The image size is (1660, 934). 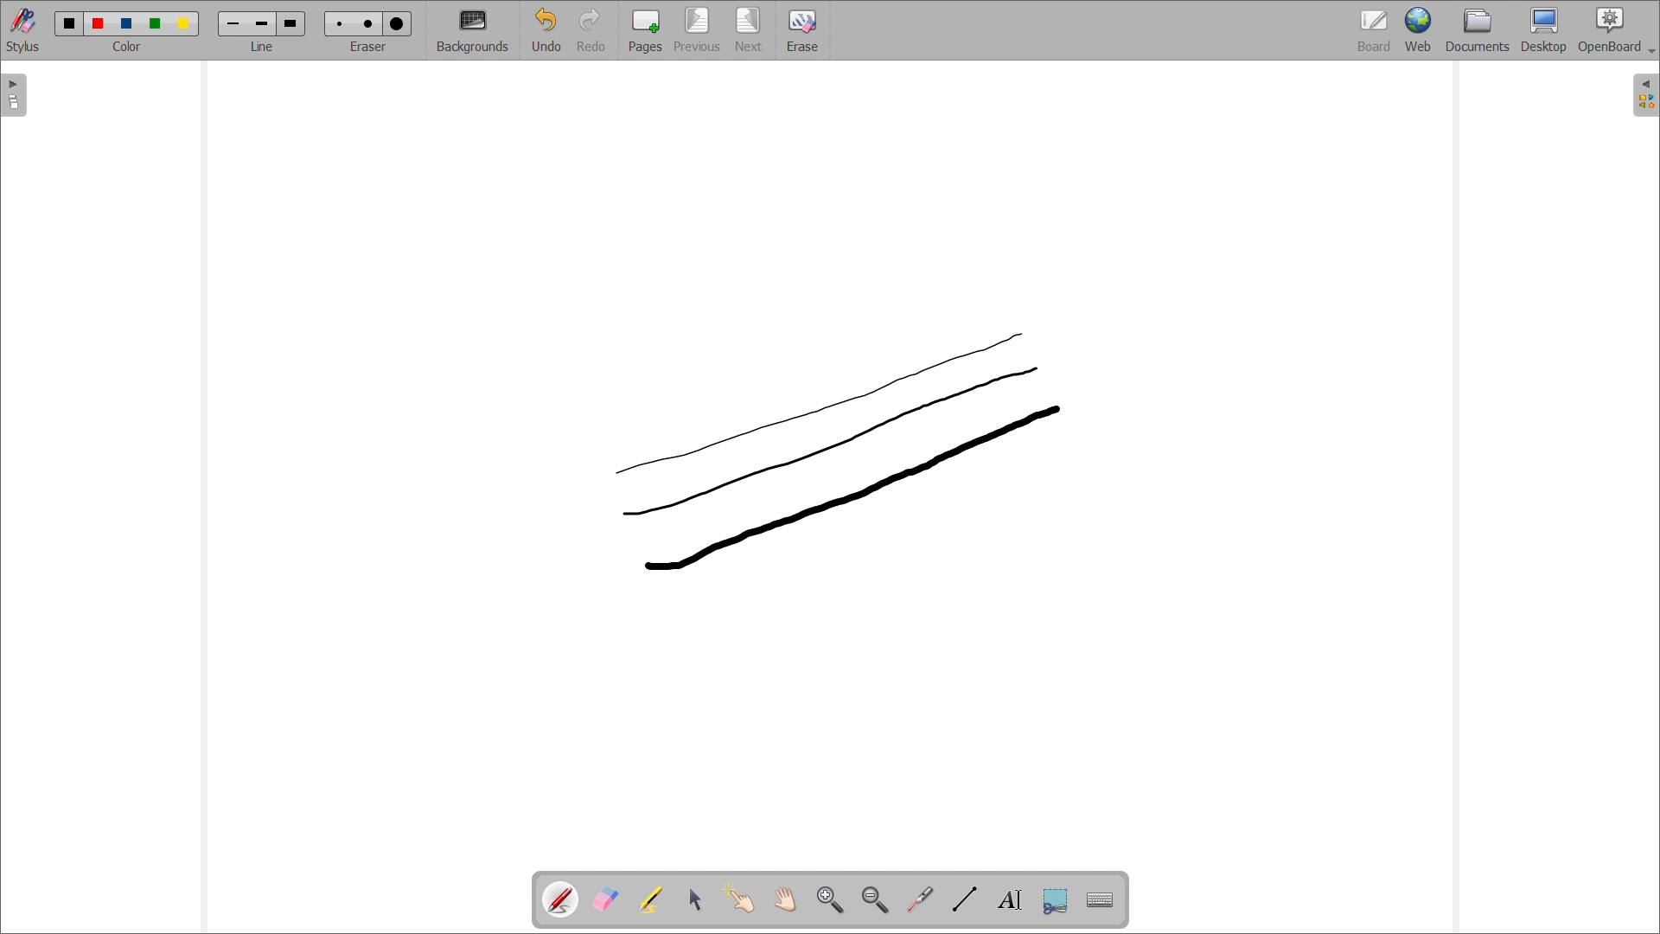 I want to click on add pages, so click(x=646, y=30).